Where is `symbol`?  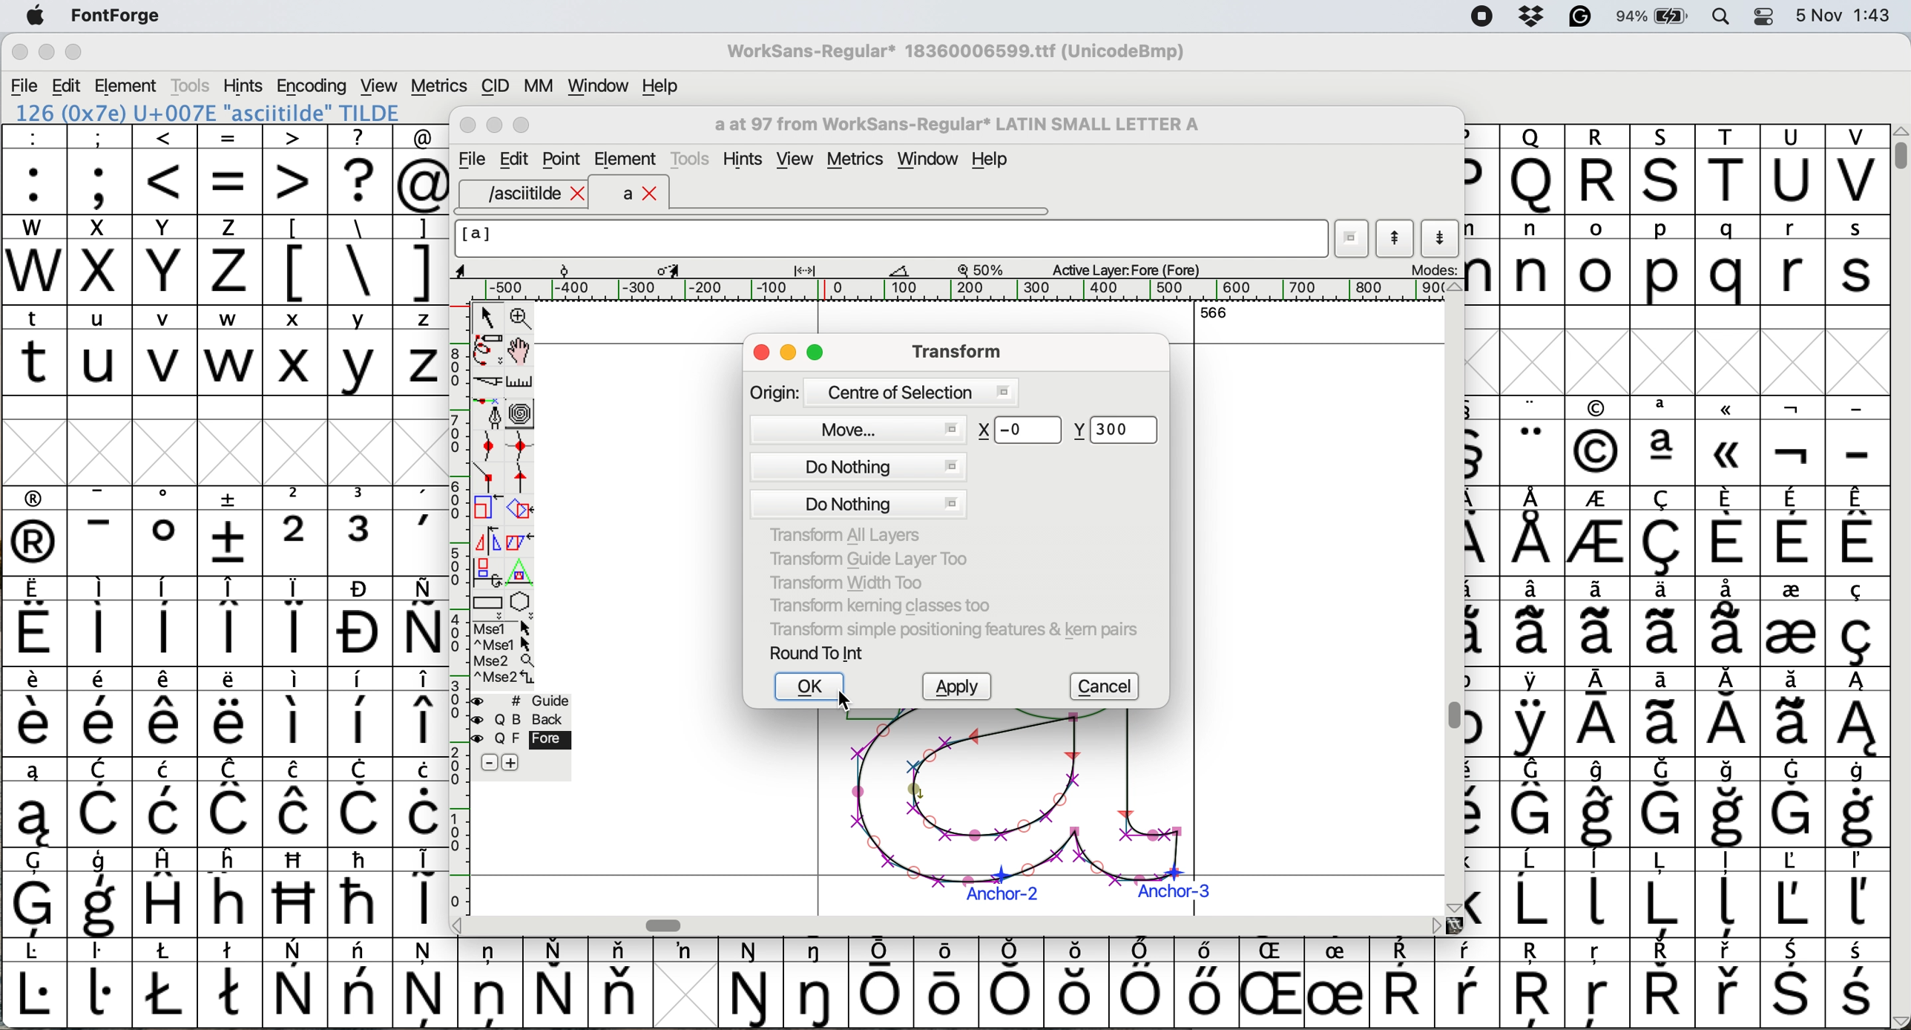
symbol is located at coordinates (360, 891).